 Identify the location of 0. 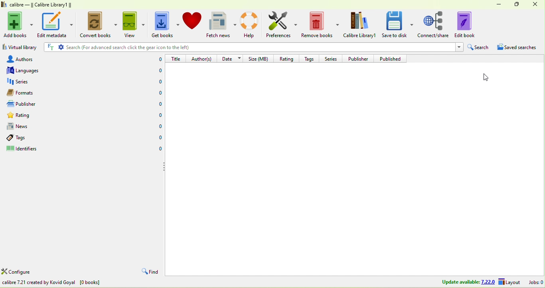
(158, 150).